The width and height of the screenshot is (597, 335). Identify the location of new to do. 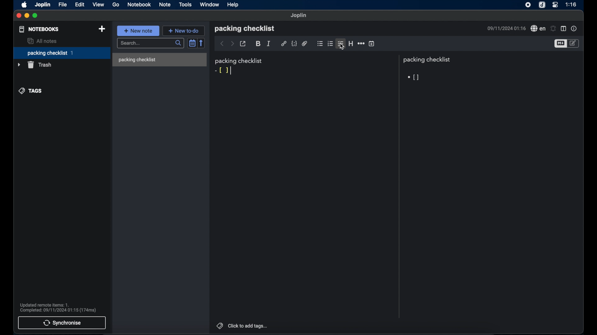
(184, 30).